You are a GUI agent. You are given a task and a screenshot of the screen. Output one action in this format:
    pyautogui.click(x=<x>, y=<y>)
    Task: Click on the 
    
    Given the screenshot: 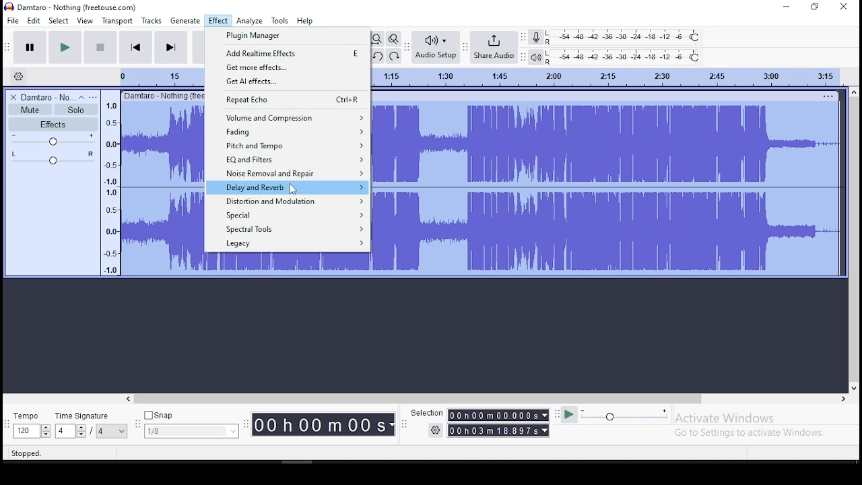 What is the action you would take?
    pyautogui.click(x=407, y=46)
    